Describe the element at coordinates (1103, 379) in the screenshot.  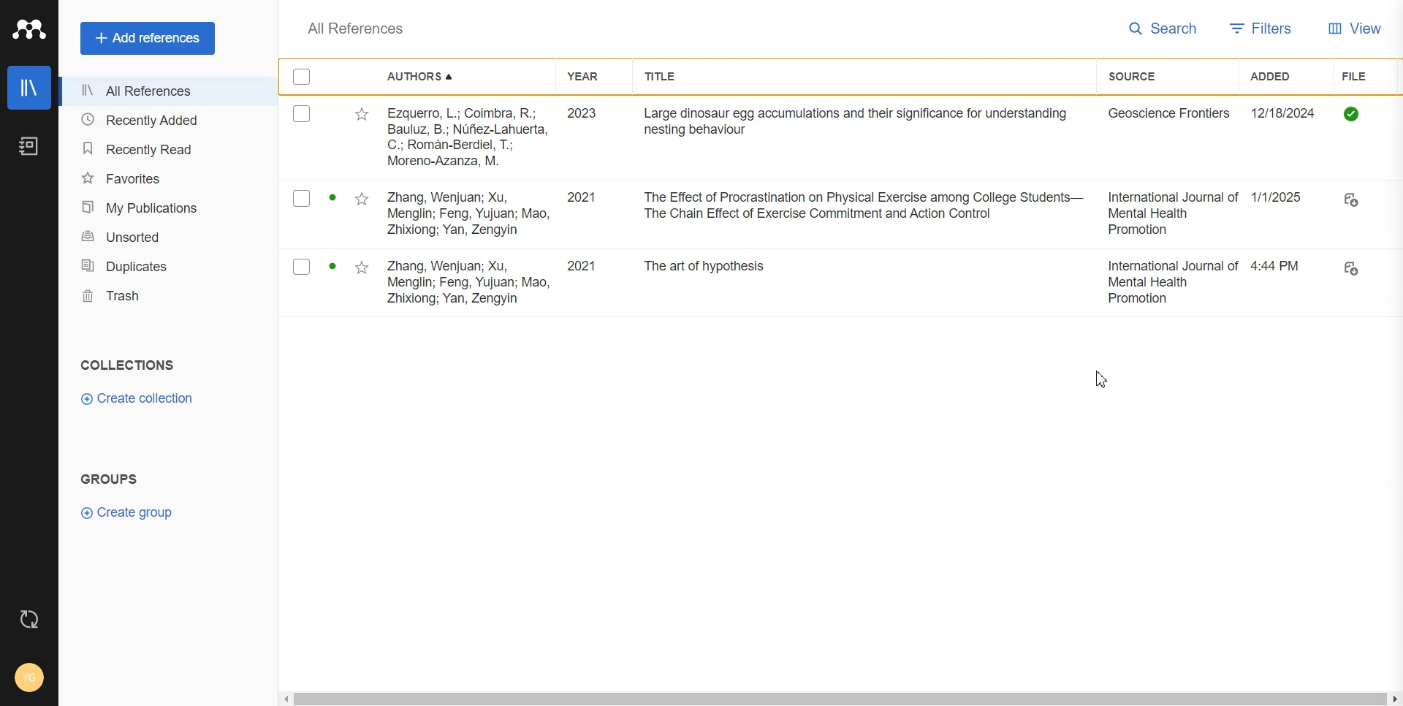
I see `Cursor` at that location.